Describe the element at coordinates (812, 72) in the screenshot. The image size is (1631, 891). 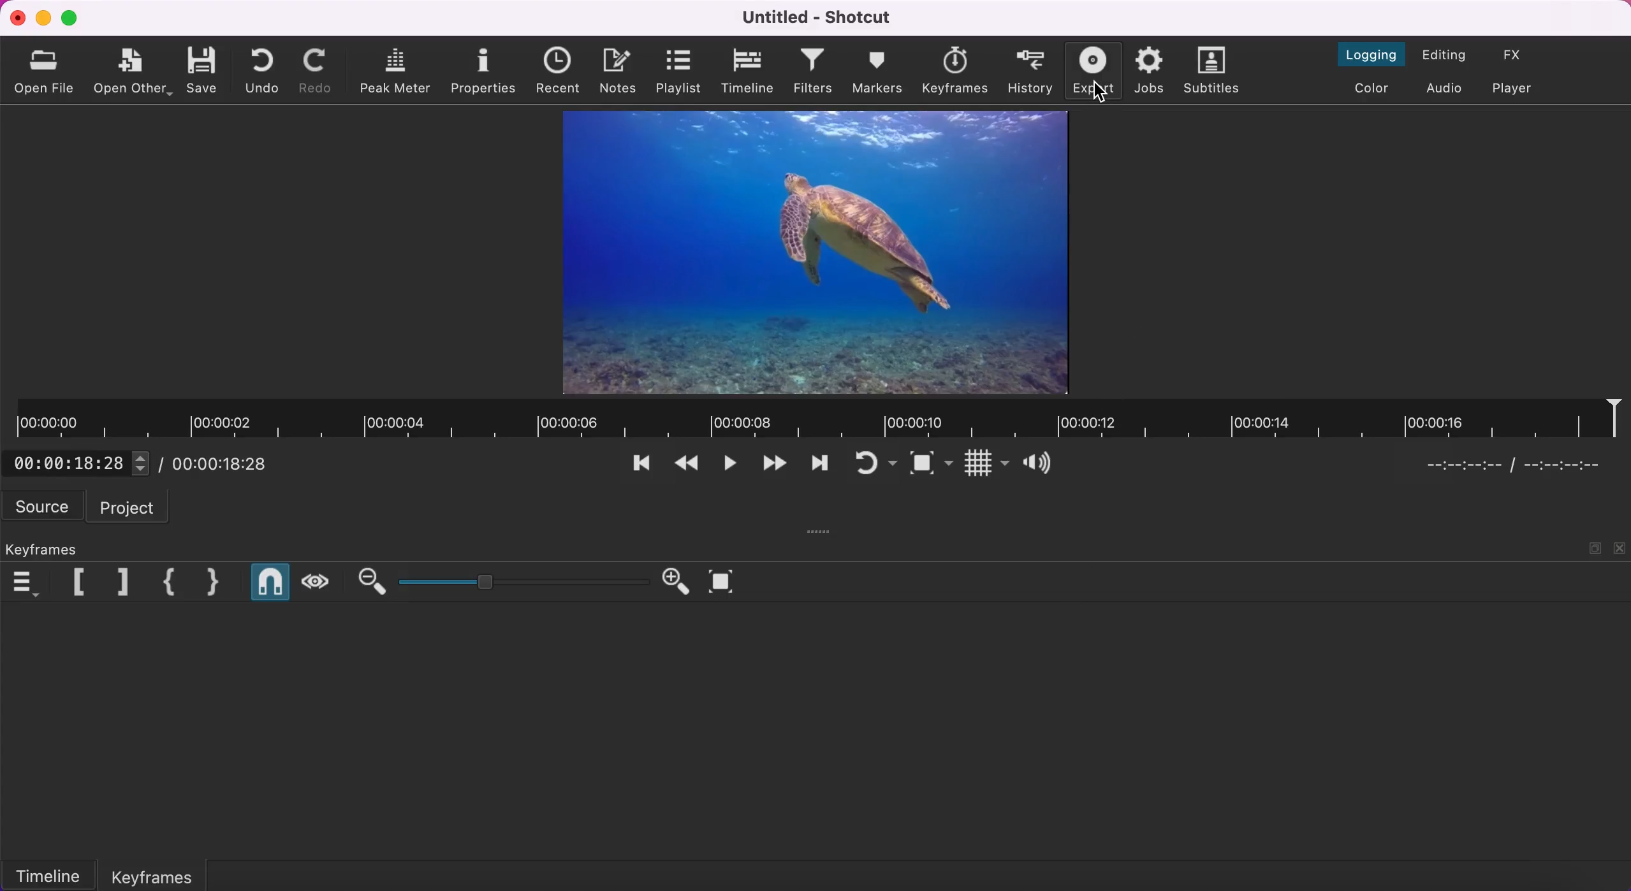
I see `filters` at that location.